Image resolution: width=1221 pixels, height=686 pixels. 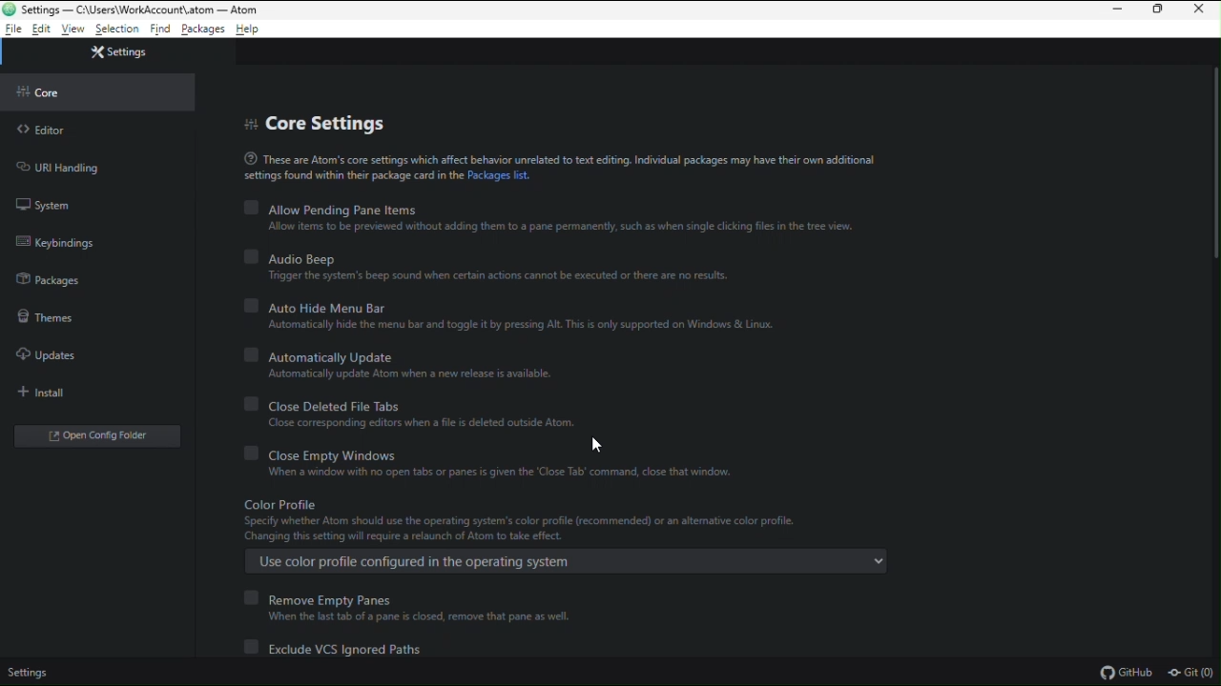 What do you see at coordinates (13, 30) in the screenshot?
I see `File` at bounding box center [13, 30].